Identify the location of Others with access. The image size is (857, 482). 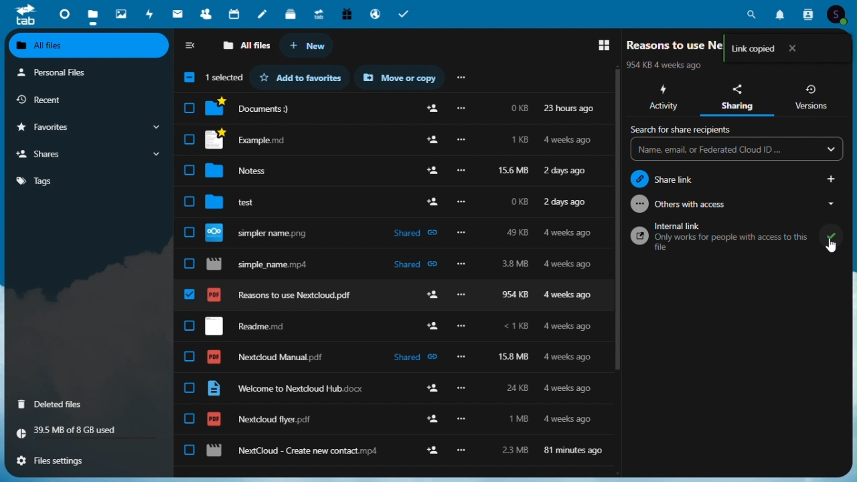
(735, 205).